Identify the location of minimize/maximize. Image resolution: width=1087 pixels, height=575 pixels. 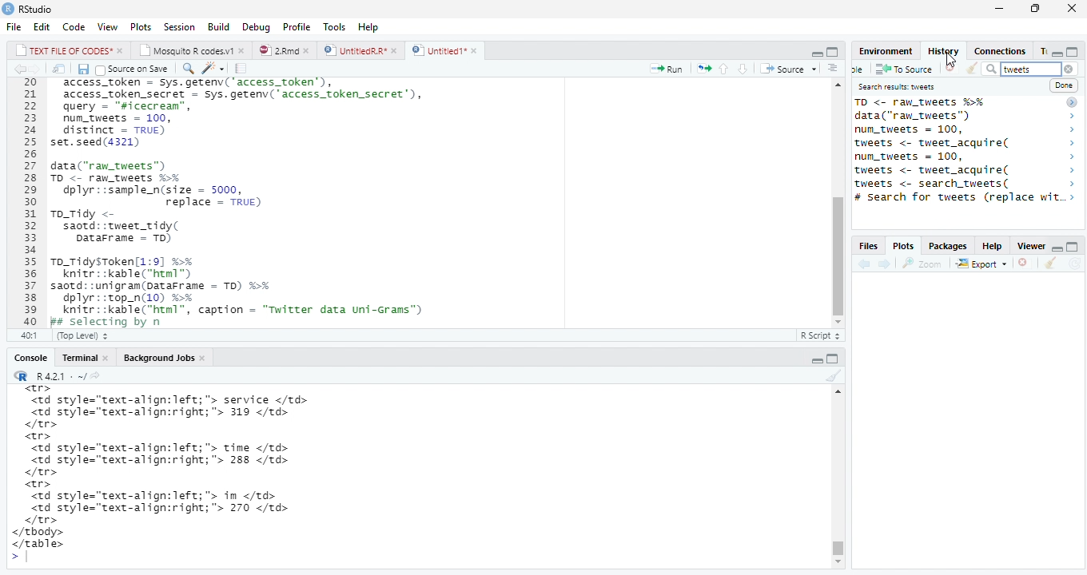
(1068, 244).